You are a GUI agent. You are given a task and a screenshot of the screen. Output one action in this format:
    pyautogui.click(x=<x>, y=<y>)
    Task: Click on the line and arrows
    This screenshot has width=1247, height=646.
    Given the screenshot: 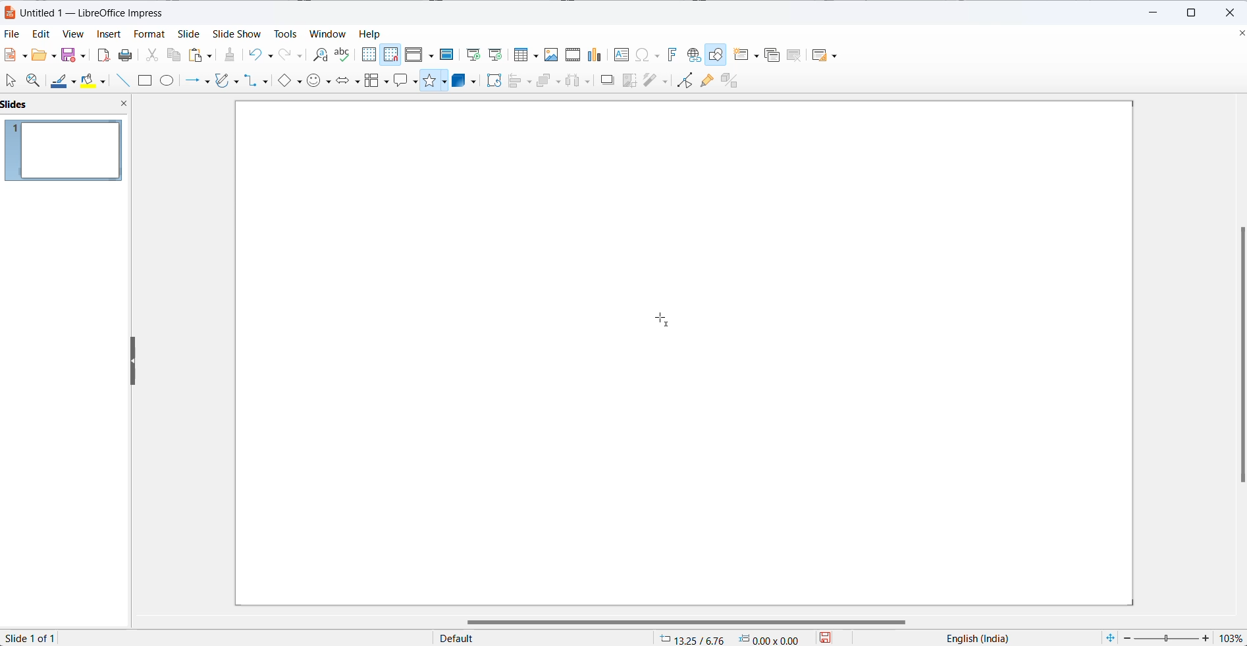 What is the action you would take?
    pyautogui.click(x=196, y=82)
    